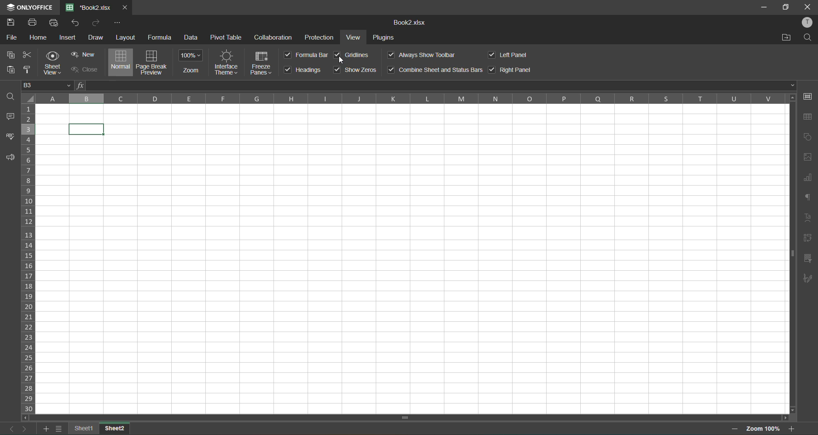 This screenshot has width=818, height=435. Describe the element at coordinates (786, 37) in the screenshot. I see `open location` at that location.